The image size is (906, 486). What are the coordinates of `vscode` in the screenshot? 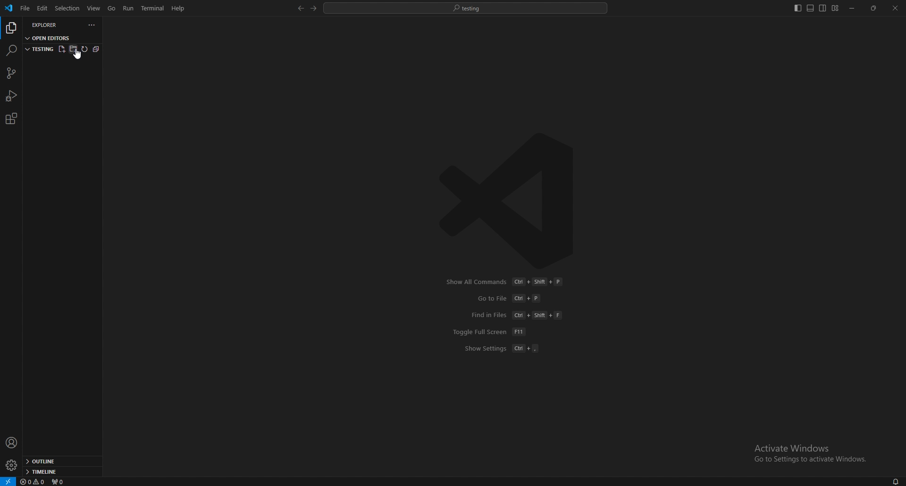 It's located at (9, 8).